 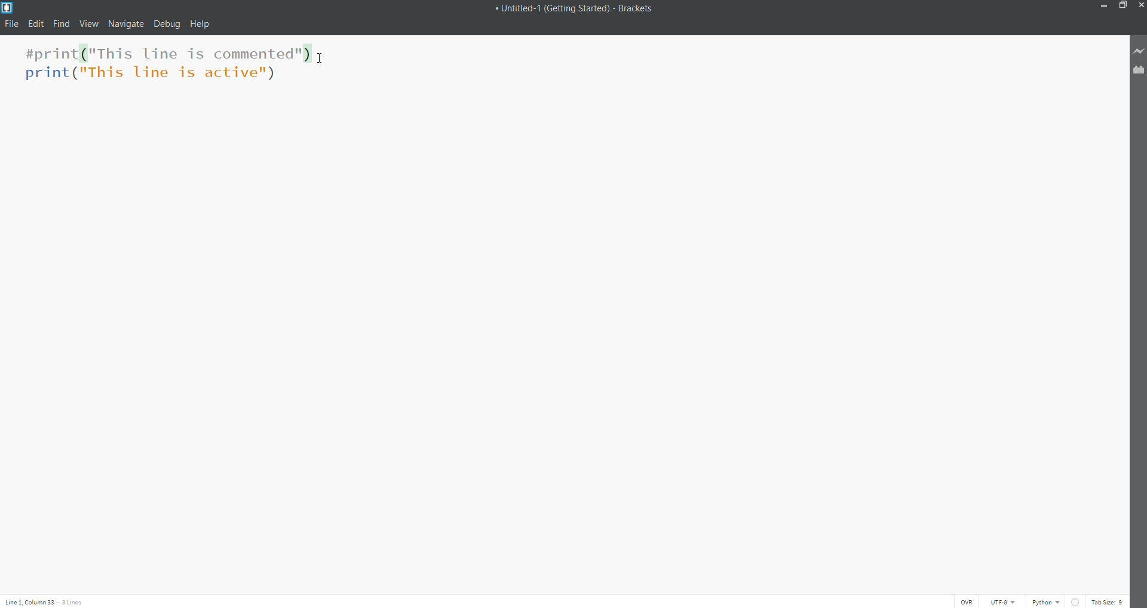 What do you see at coordinates (168, 25) in the screenshot?
I see `Debug` at bounding box center [168, 25].